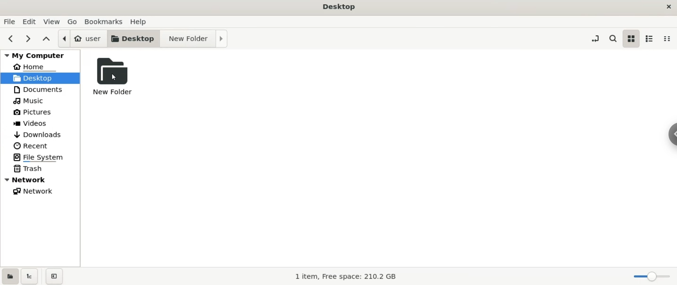 This screenshot has height=285, width=677. Describe the element at coordinates (134, 39) in the screenshot. I see `desktop` at that location.